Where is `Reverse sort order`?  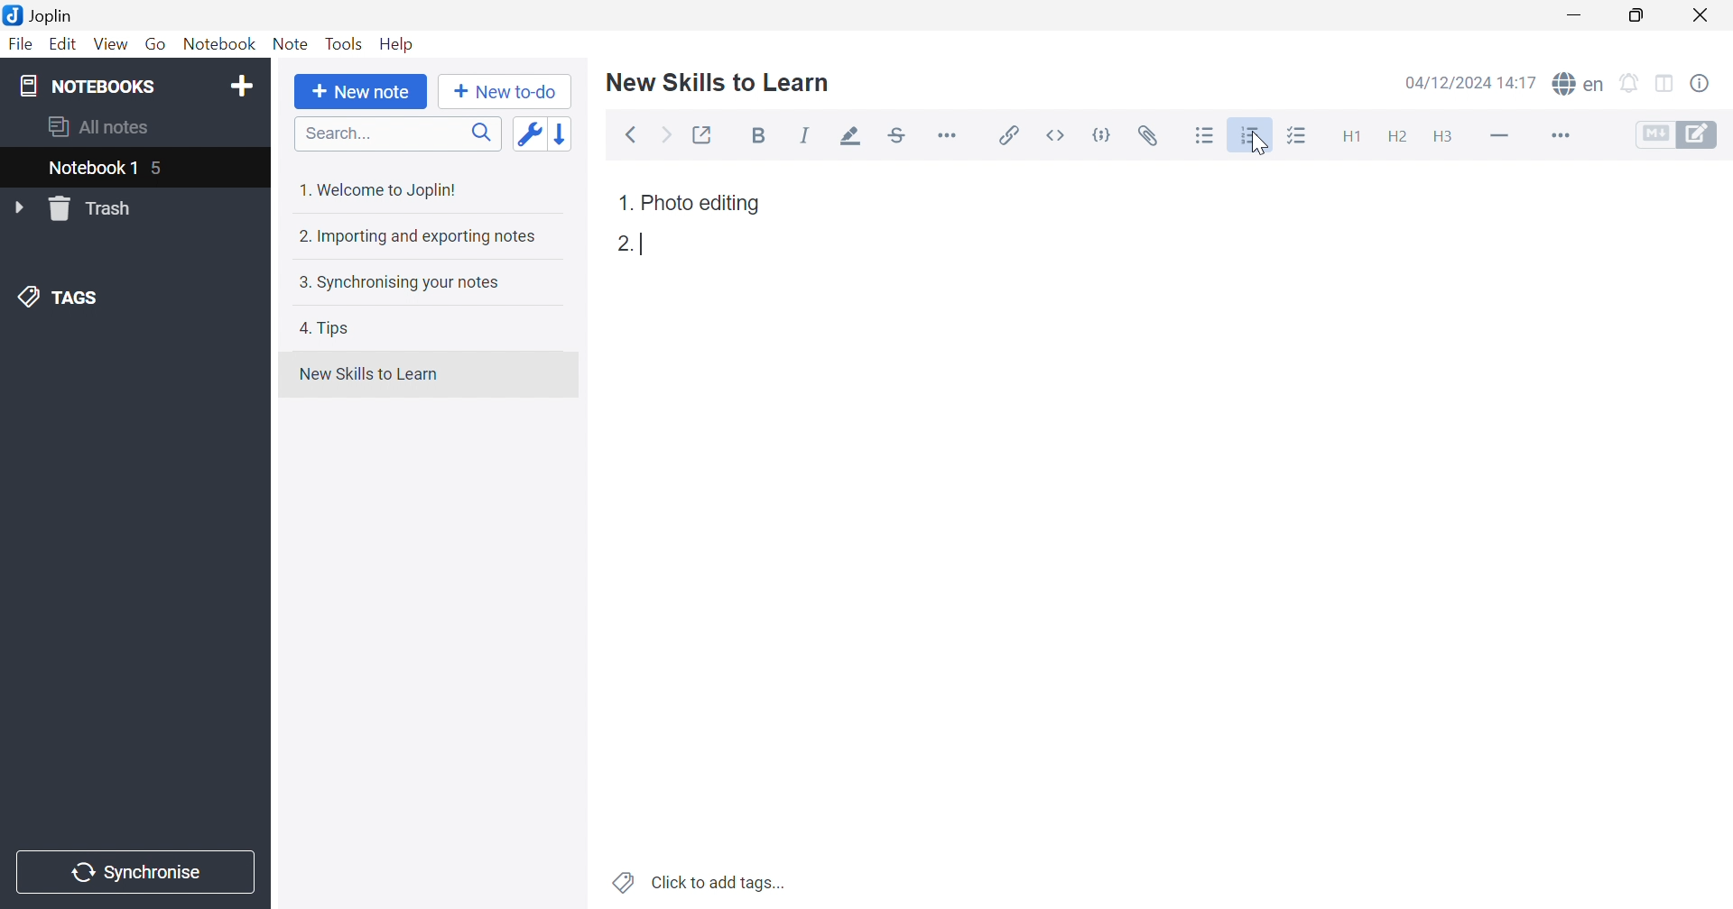 Reverse sort order is located at coordinates (564, 133).